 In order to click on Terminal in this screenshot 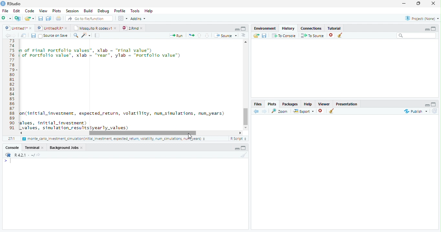, I will do `click(35, 147)`.